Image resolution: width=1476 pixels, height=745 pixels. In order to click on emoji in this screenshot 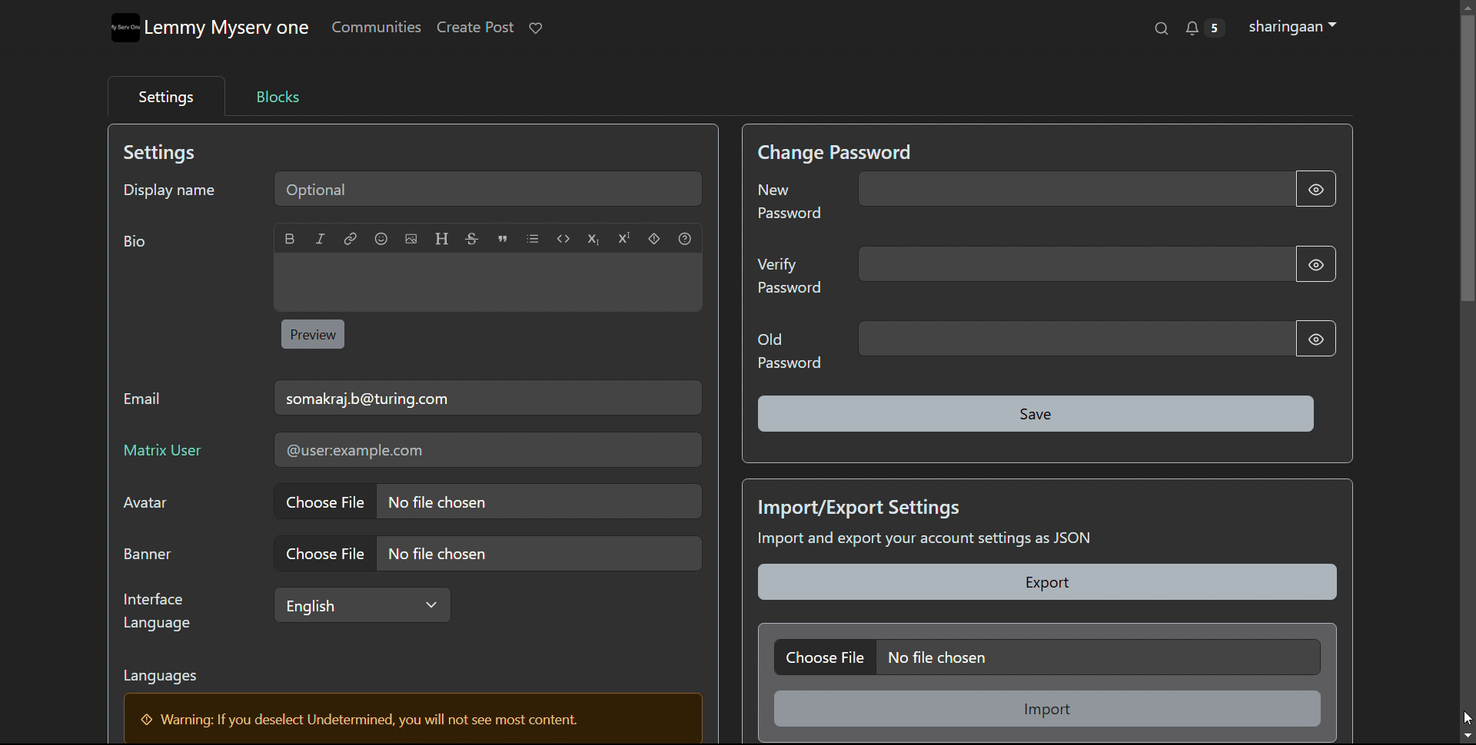, I will do `click(381, 239)`.